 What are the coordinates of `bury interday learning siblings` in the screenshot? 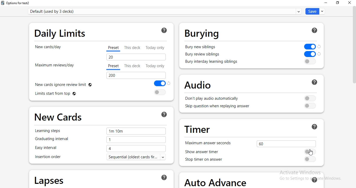 It's located at (244, 63).